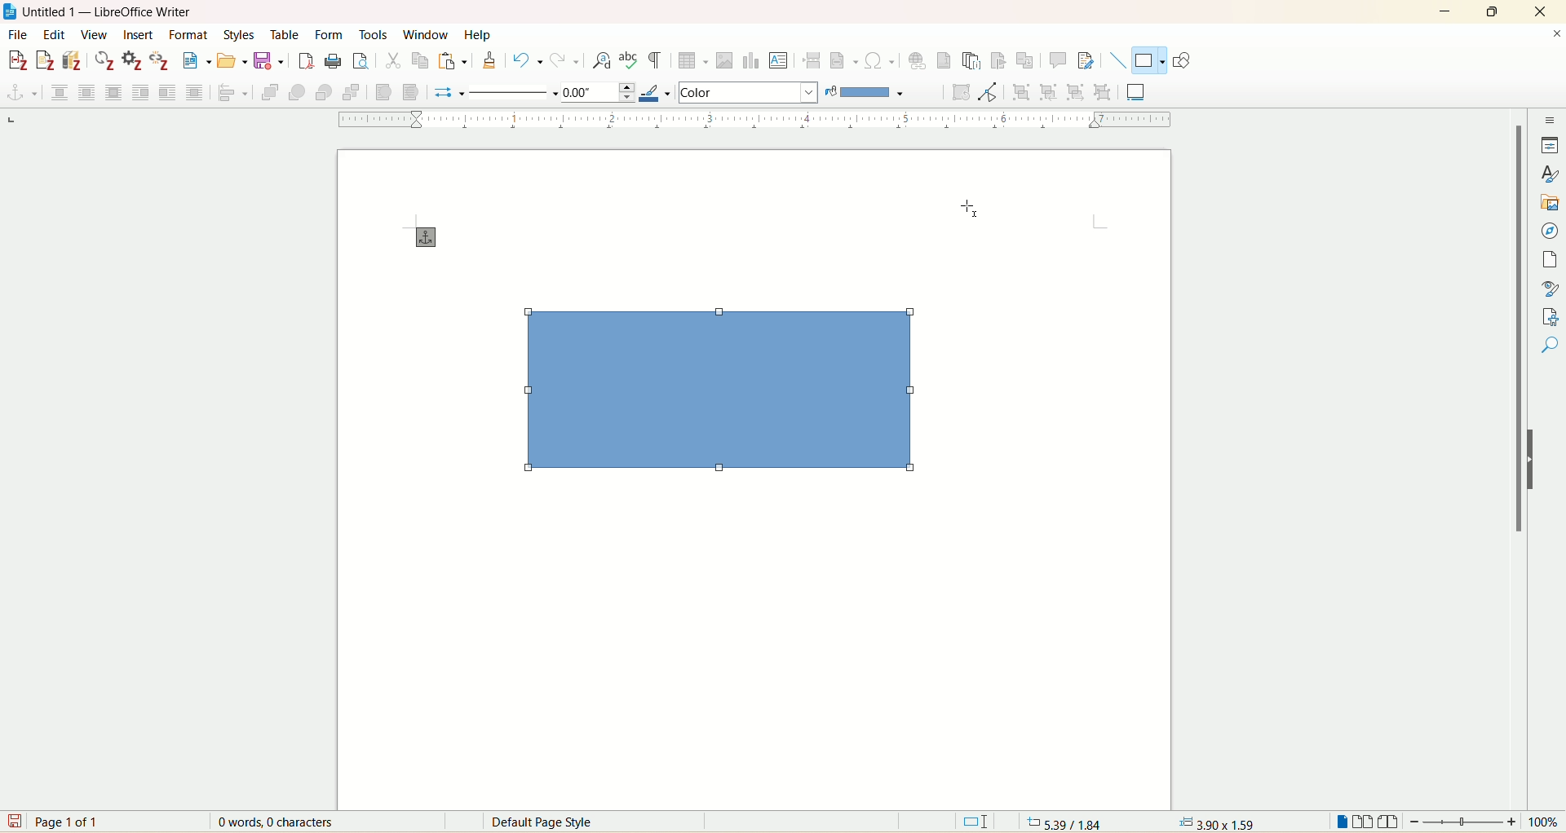  What do you see at coordinates (427, 32) in the screenshot?
I see `window` at bounding box center [427, 32].